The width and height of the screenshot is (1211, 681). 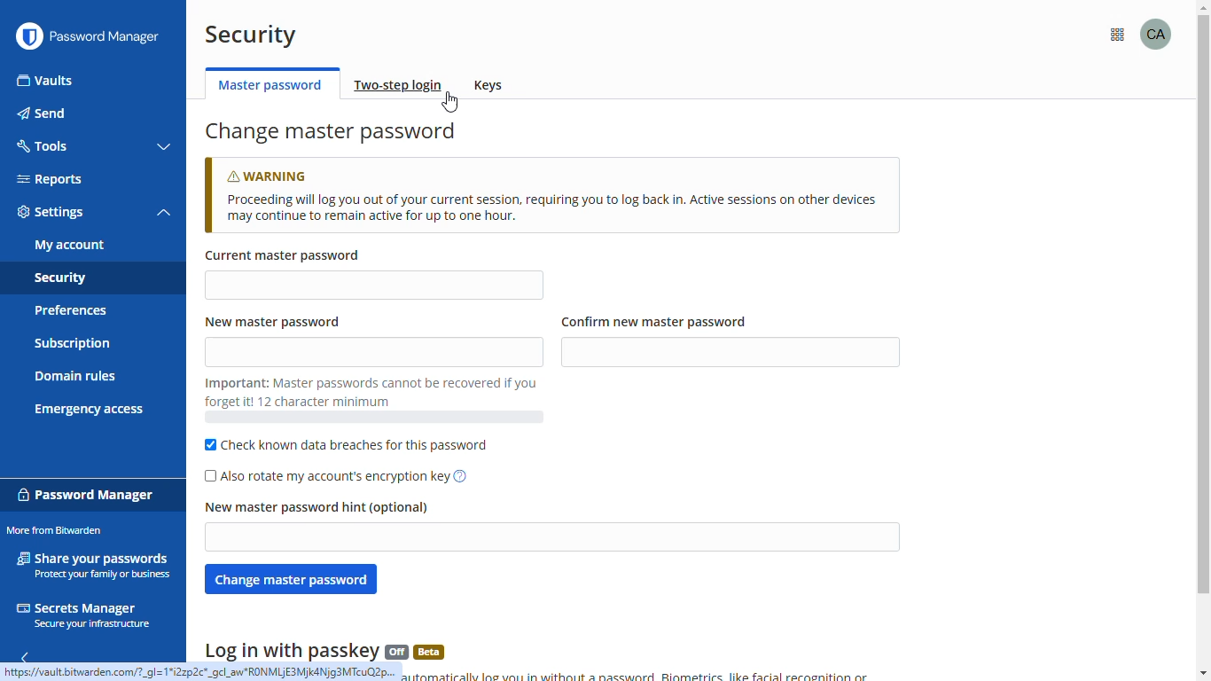 What do you see at coordinates (50, 179) in the screenshot?
I see `reports` at bounding box center [50, 179].